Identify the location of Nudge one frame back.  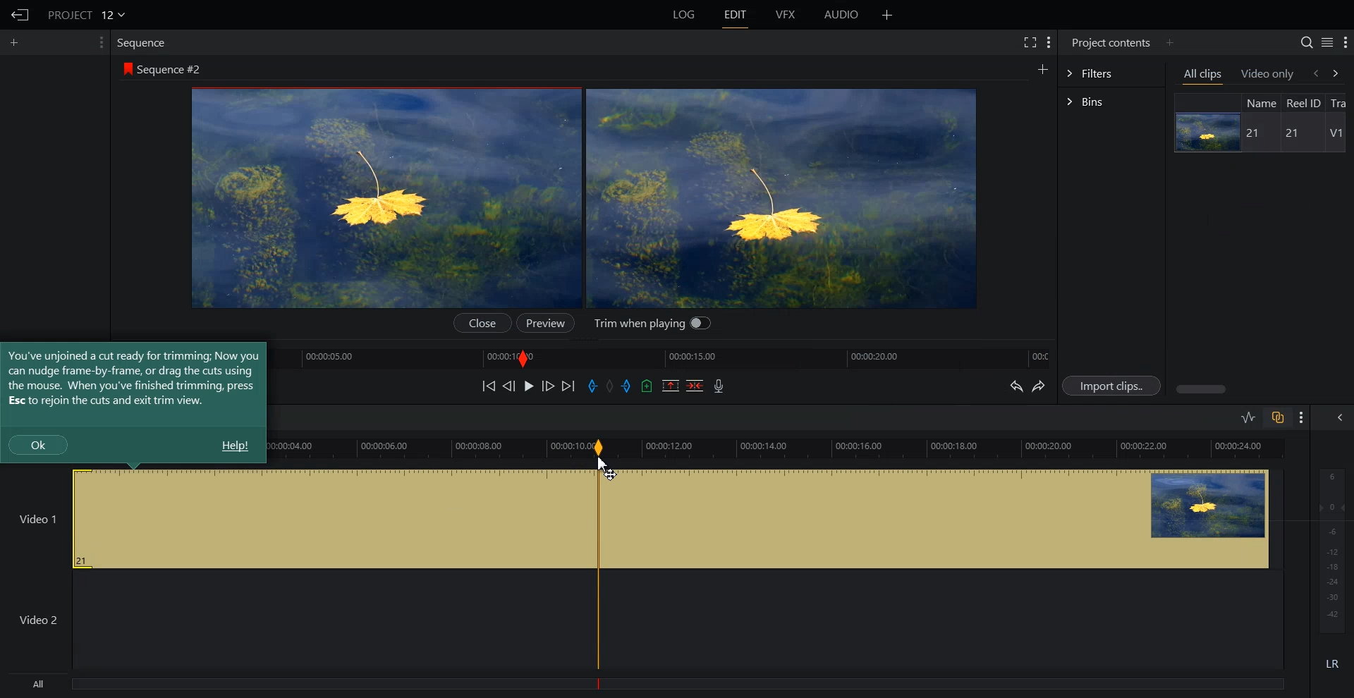
(509, 386).